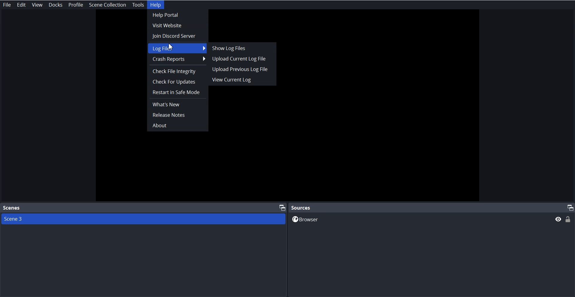 Image resolution: width=575 pixels, height=297 pixels. What do you see at coordinates (177, 115) in the screenshot?
I see `Release Notes` at bounding box center [177, 115].